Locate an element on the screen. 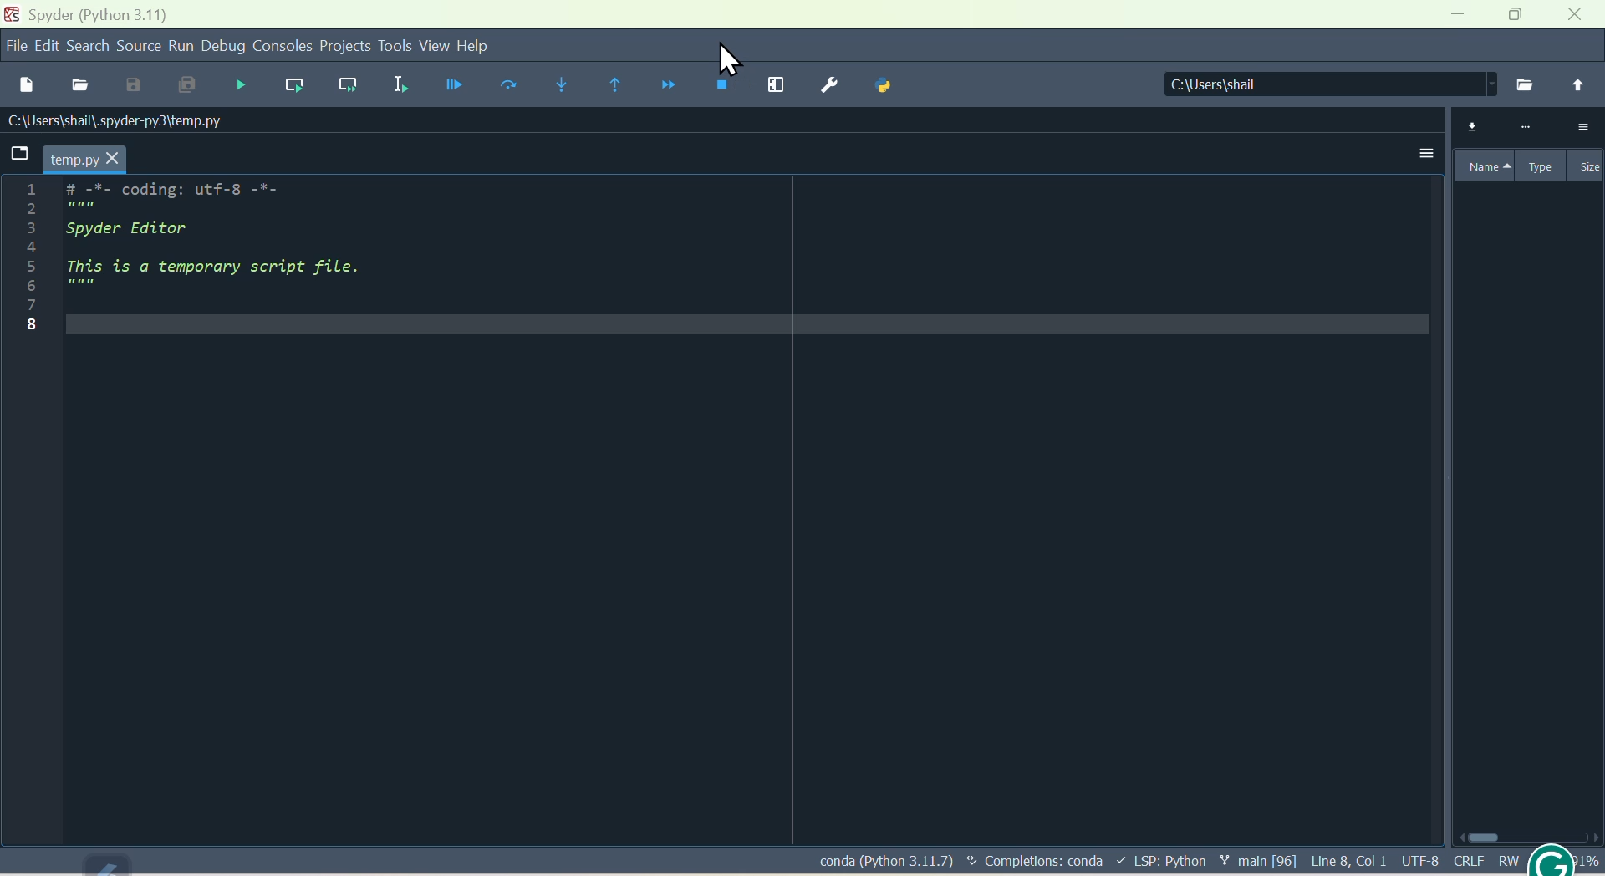  Tools  is located at coordinates (396, 46).